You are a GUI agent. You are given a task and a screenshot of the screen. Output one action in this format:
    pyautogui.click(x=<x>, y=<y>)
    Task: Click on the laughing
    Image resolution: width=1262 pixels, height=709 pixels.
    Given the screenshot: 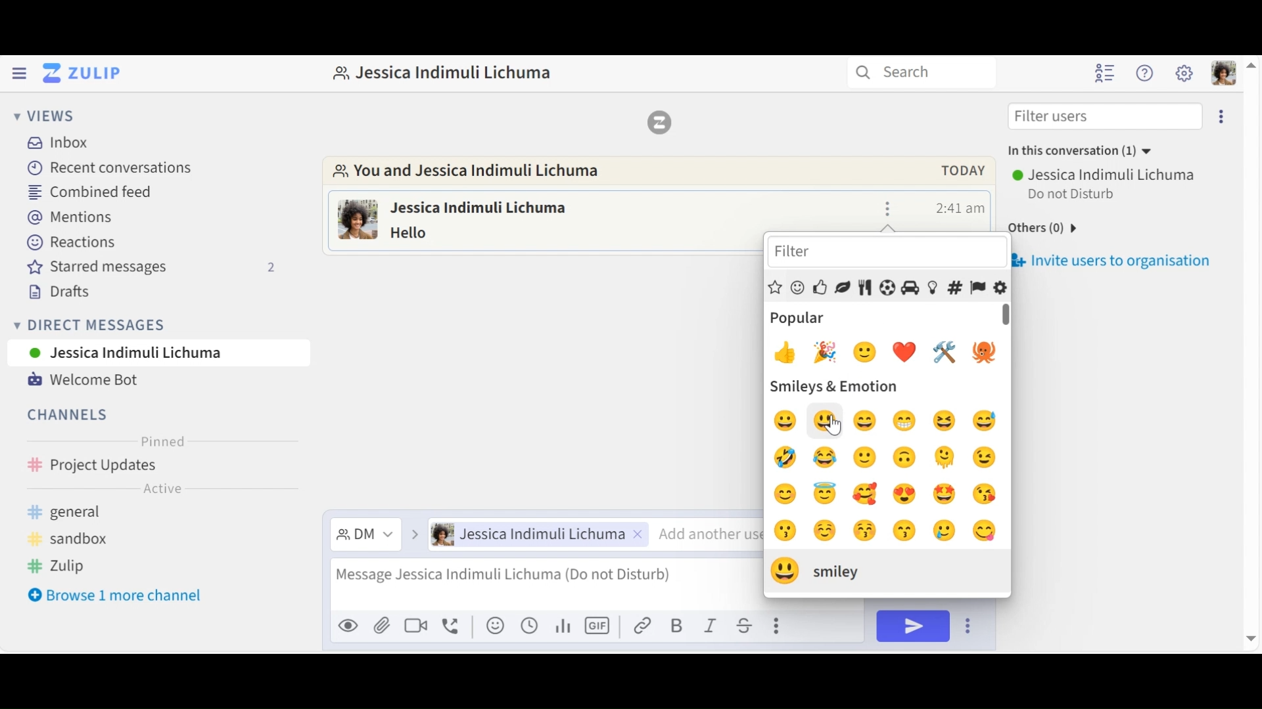 What is the action you would take?
    pyautogui.click(x=947, y=421)
    